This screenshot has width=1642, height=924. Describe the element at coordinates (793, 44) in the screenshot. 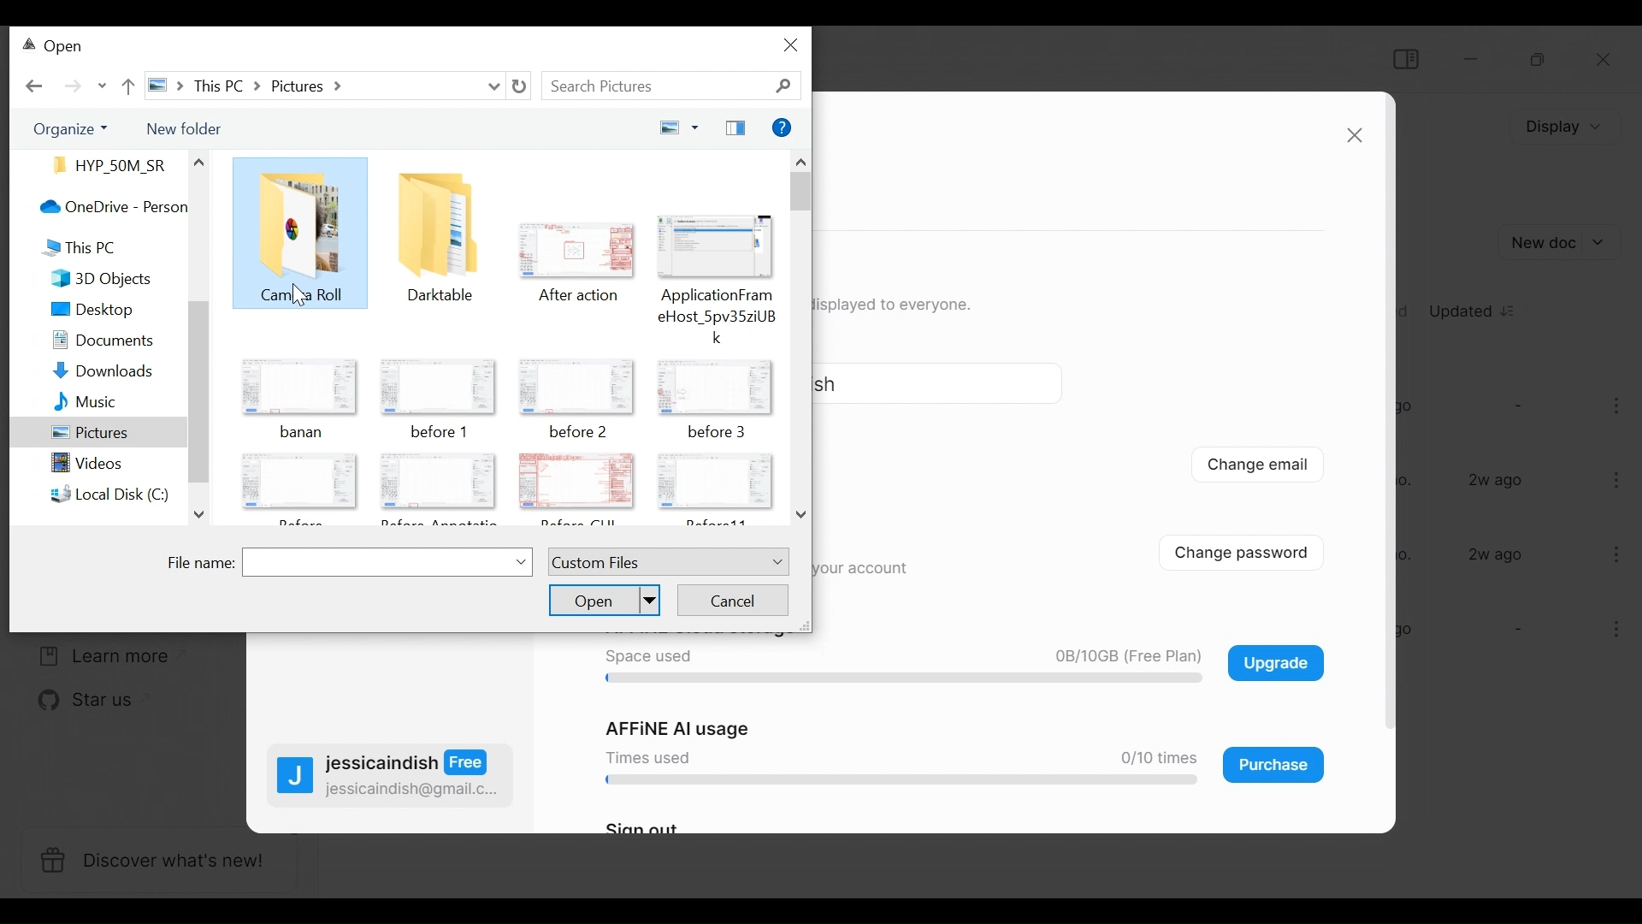

I see `close` at that location.